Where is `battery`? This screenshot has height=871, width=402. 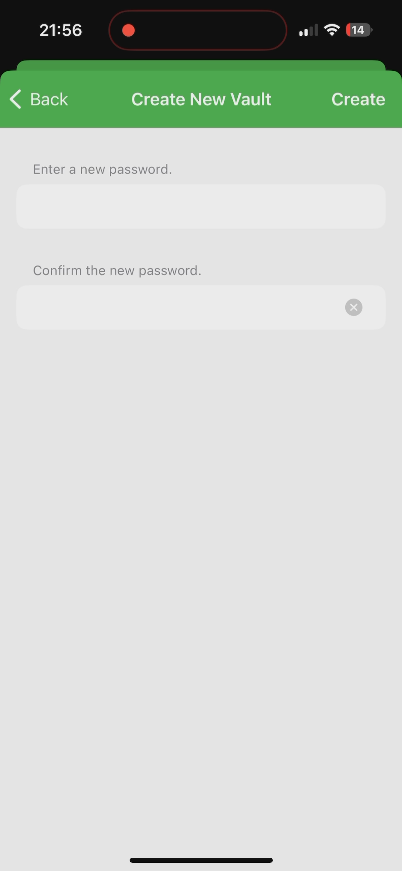
battery is located at coordinates (359, 31).